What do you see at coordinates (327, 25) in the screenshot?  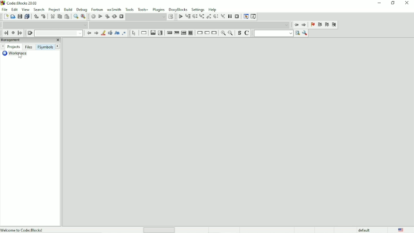 I see `Next bookmark` at bounding box center [327, 25].